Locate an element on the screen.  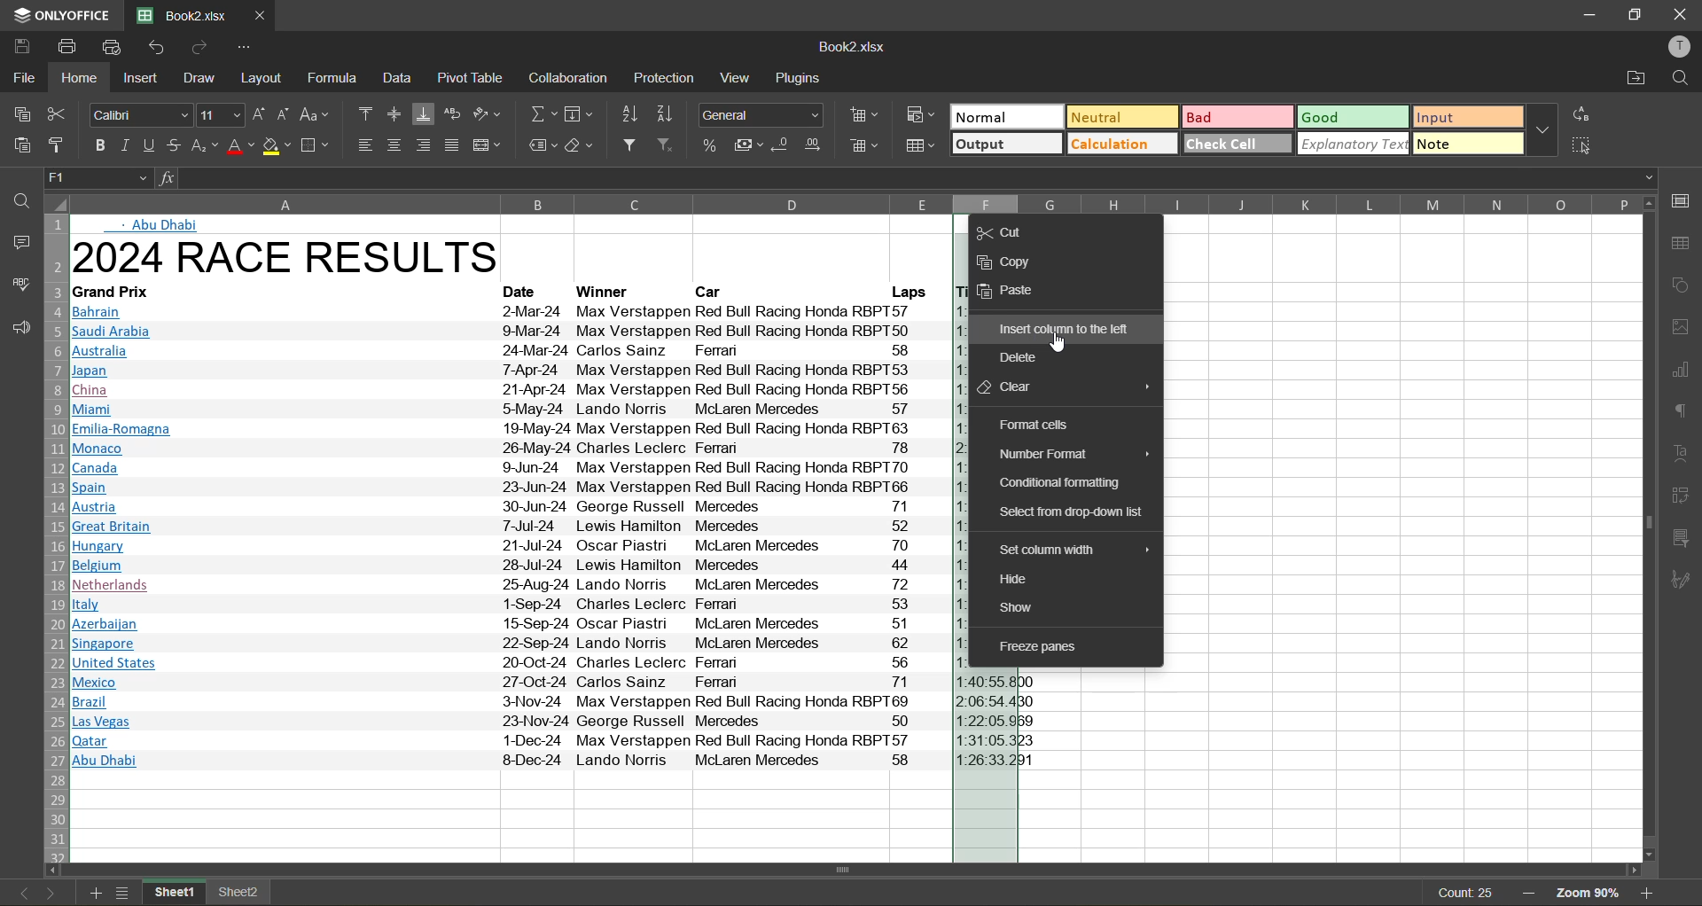
BBahrain 2-Mar-24 Max Verstappen Red Bull Racing Honda RBPT57 1:31:44 742 is located at coordinates (511, 311).